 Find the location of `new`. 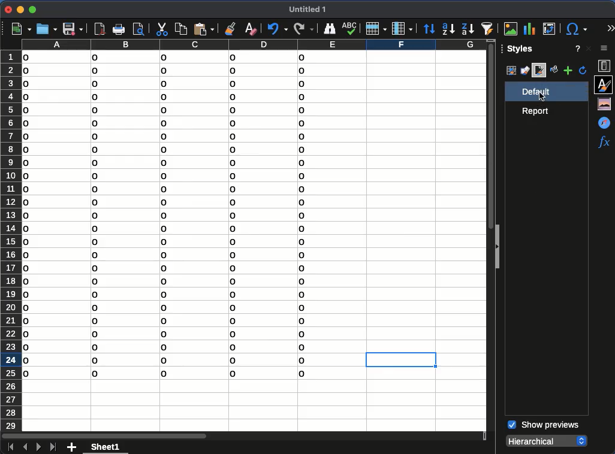

new is located at coordinates (20, 29).